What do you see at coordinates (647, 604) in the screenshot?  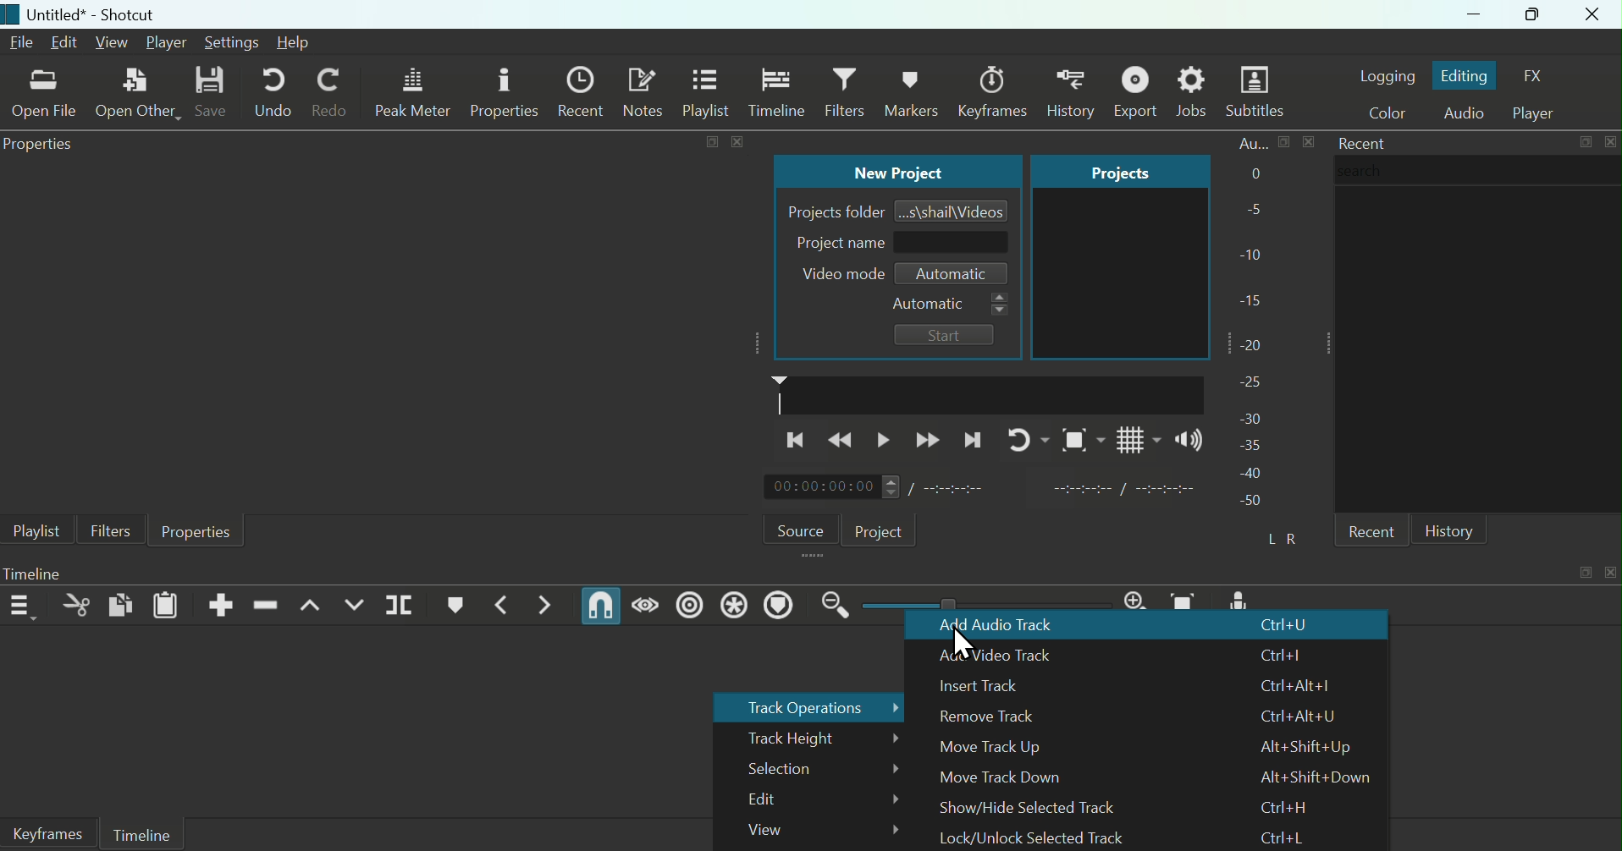 I see `scrub while dragging` at bounding box center [647, 604].